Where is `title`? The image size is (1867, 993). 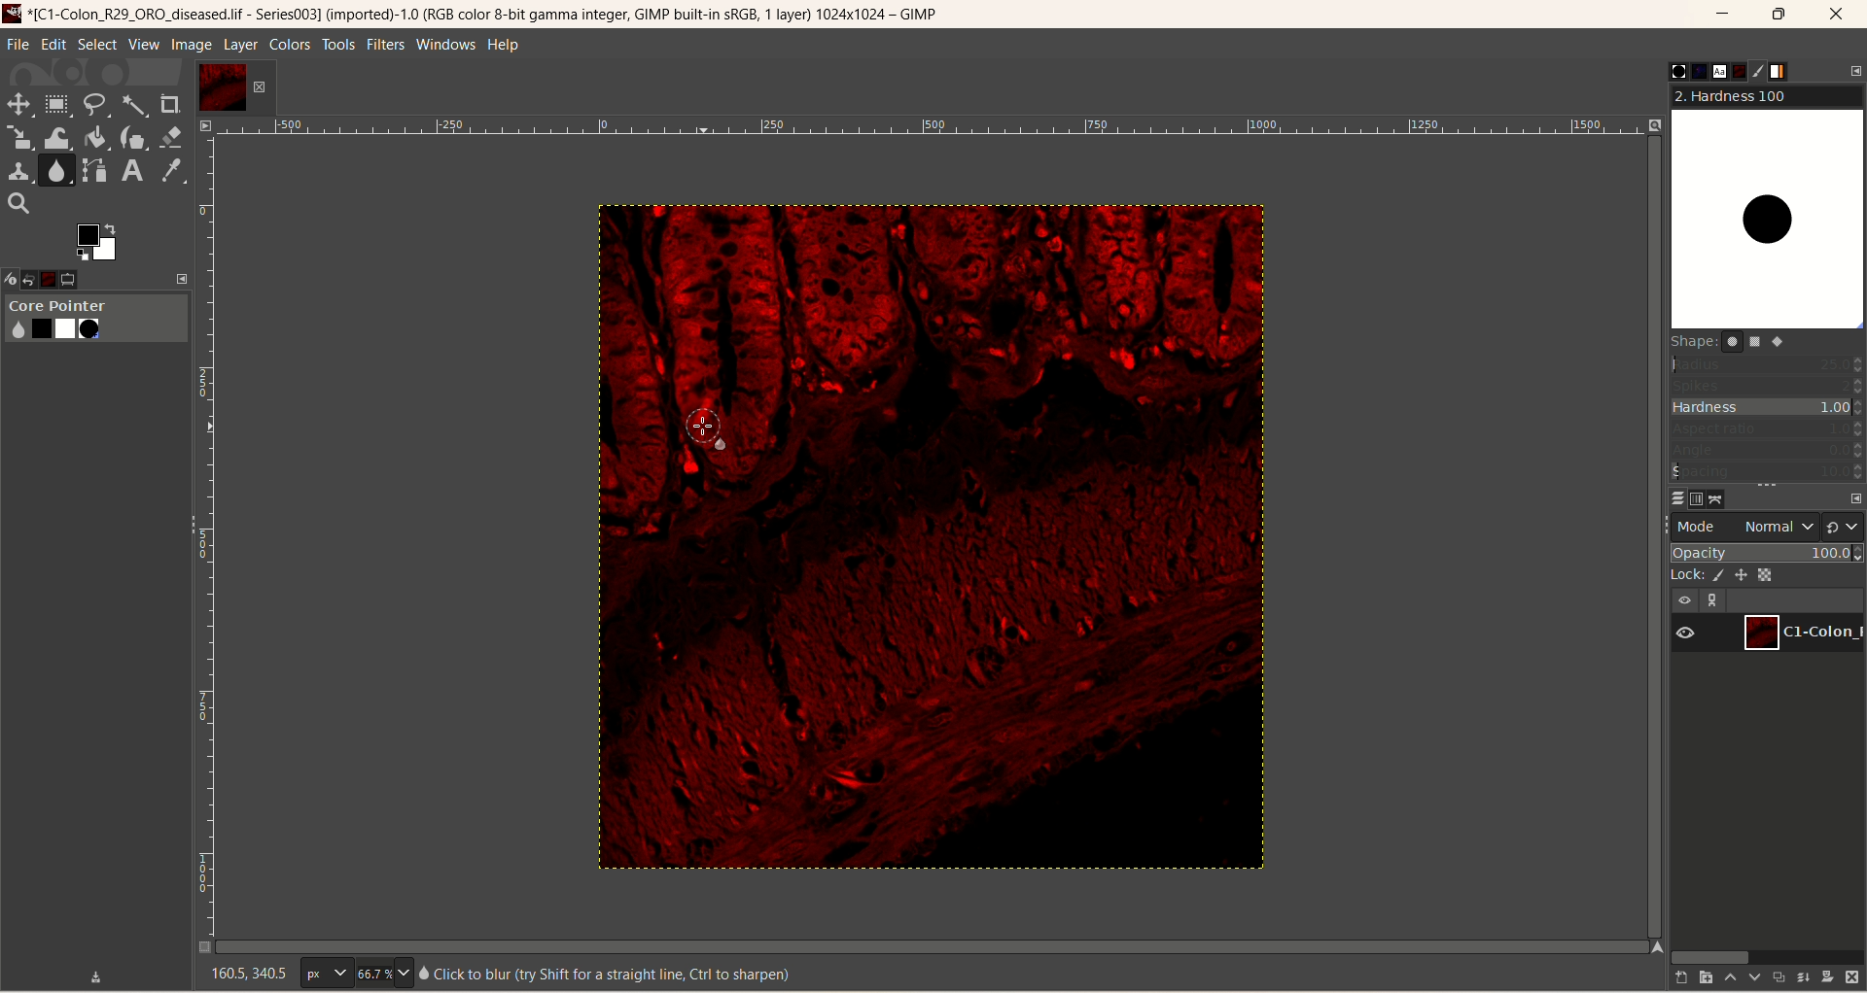 title is located at coordinates (494, 17).